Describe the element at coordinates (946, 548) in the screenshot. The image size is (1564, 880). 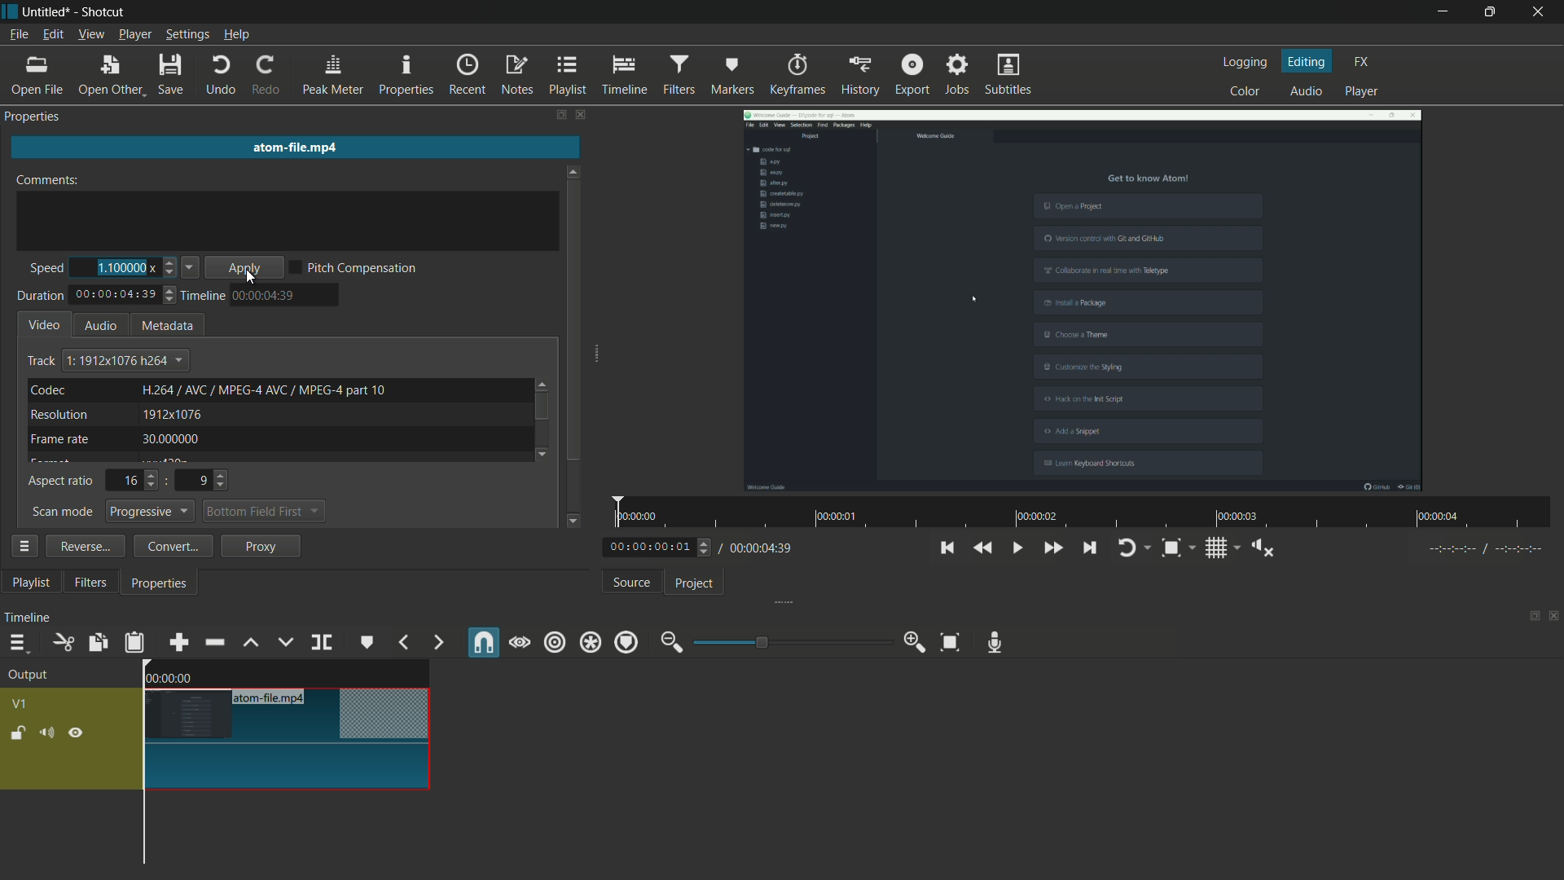
I see `skip to the previous point` at that location.